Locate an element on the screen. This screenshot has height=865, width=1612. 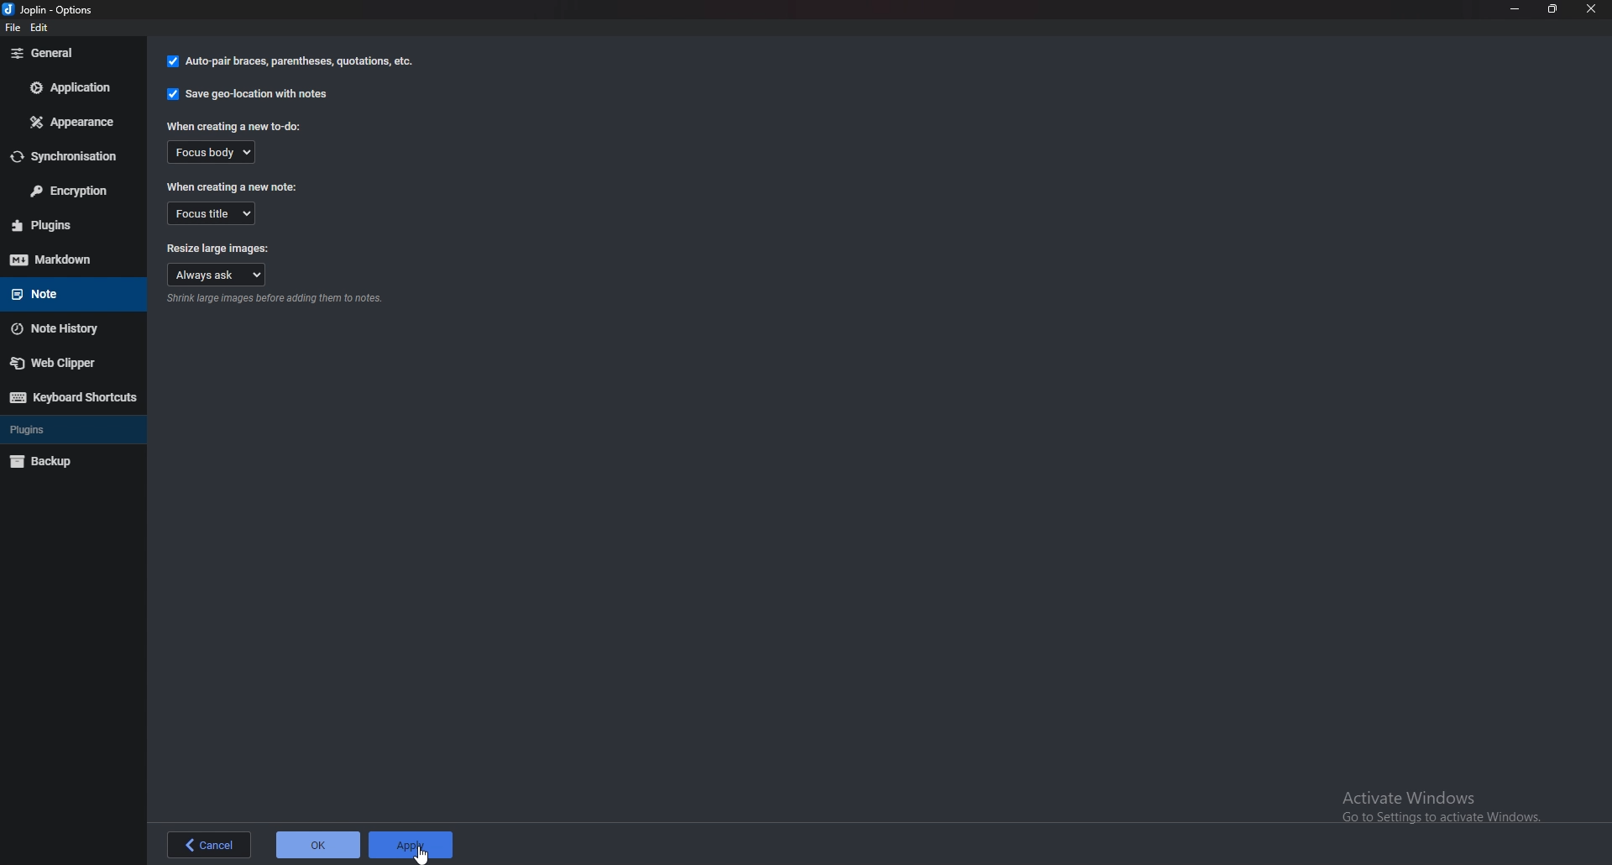
Activate windows pop up is located at coordinates (1445, 807).